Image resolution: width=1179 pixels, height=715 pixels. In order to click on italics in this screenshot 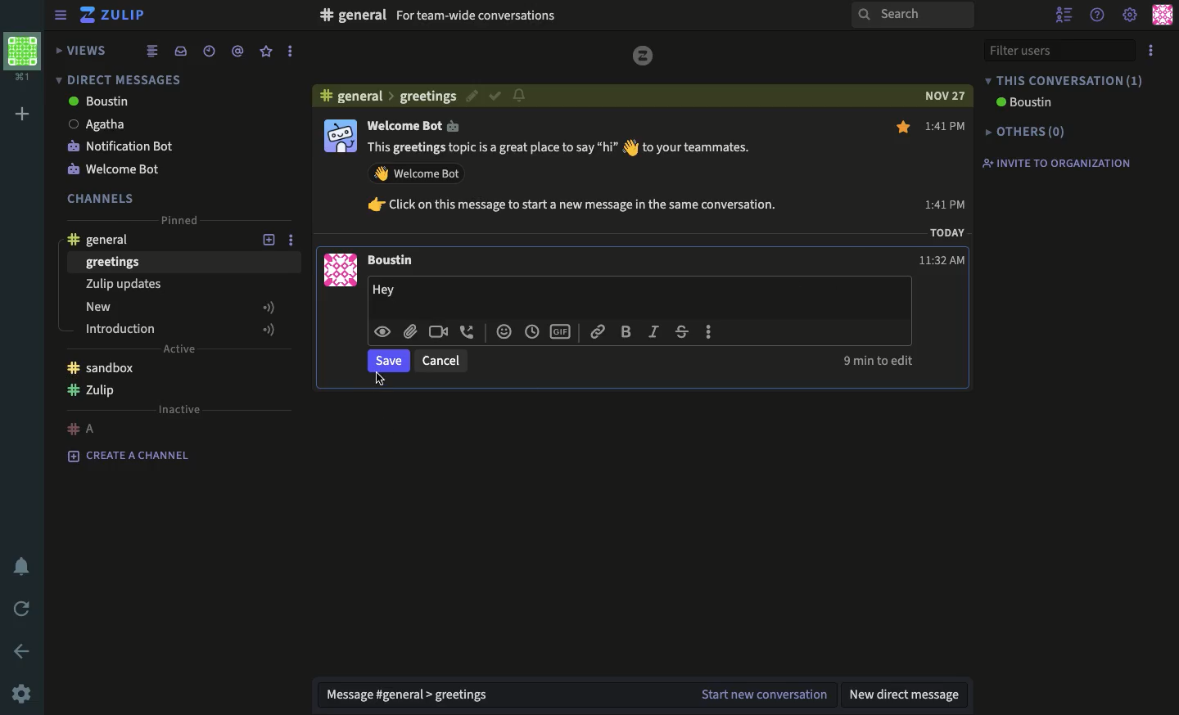, I will do `click(653, 333)`.